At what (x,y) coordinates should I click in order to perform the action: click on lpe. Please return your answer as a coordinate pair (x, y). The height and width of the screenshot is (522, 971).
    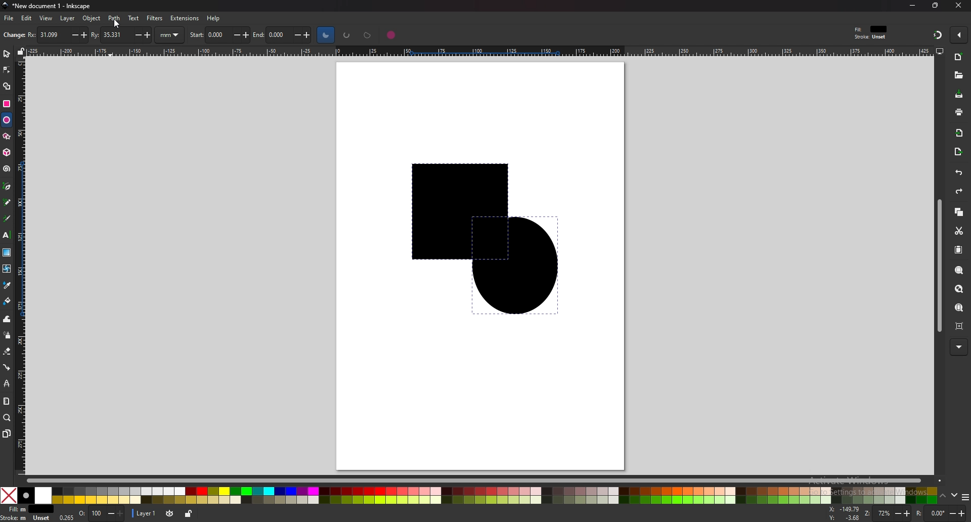
    Looking at the image, I should click on (7, 383).